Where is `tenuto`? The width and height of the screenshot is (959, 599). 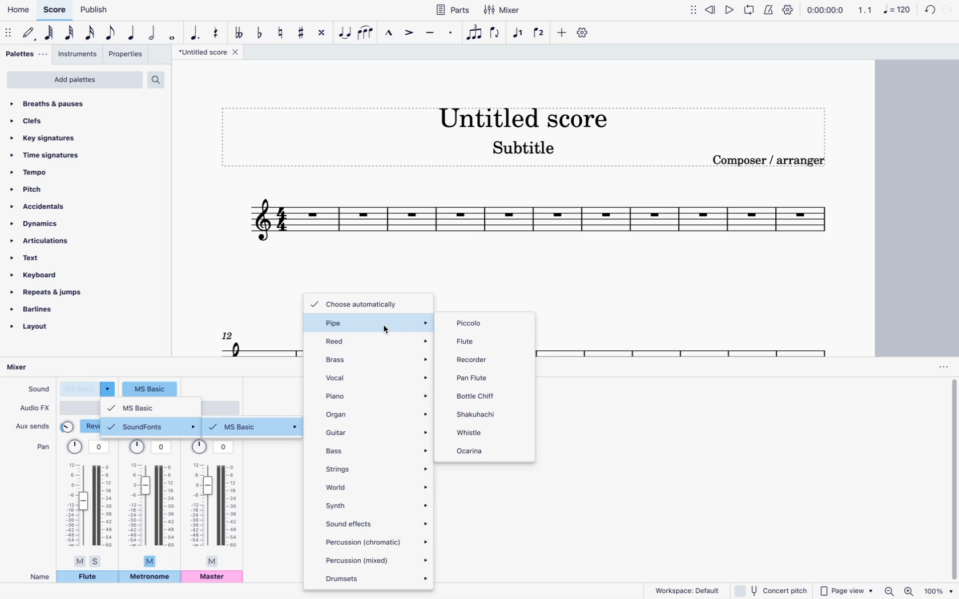
tenuto is located at coordinates (431, 33).